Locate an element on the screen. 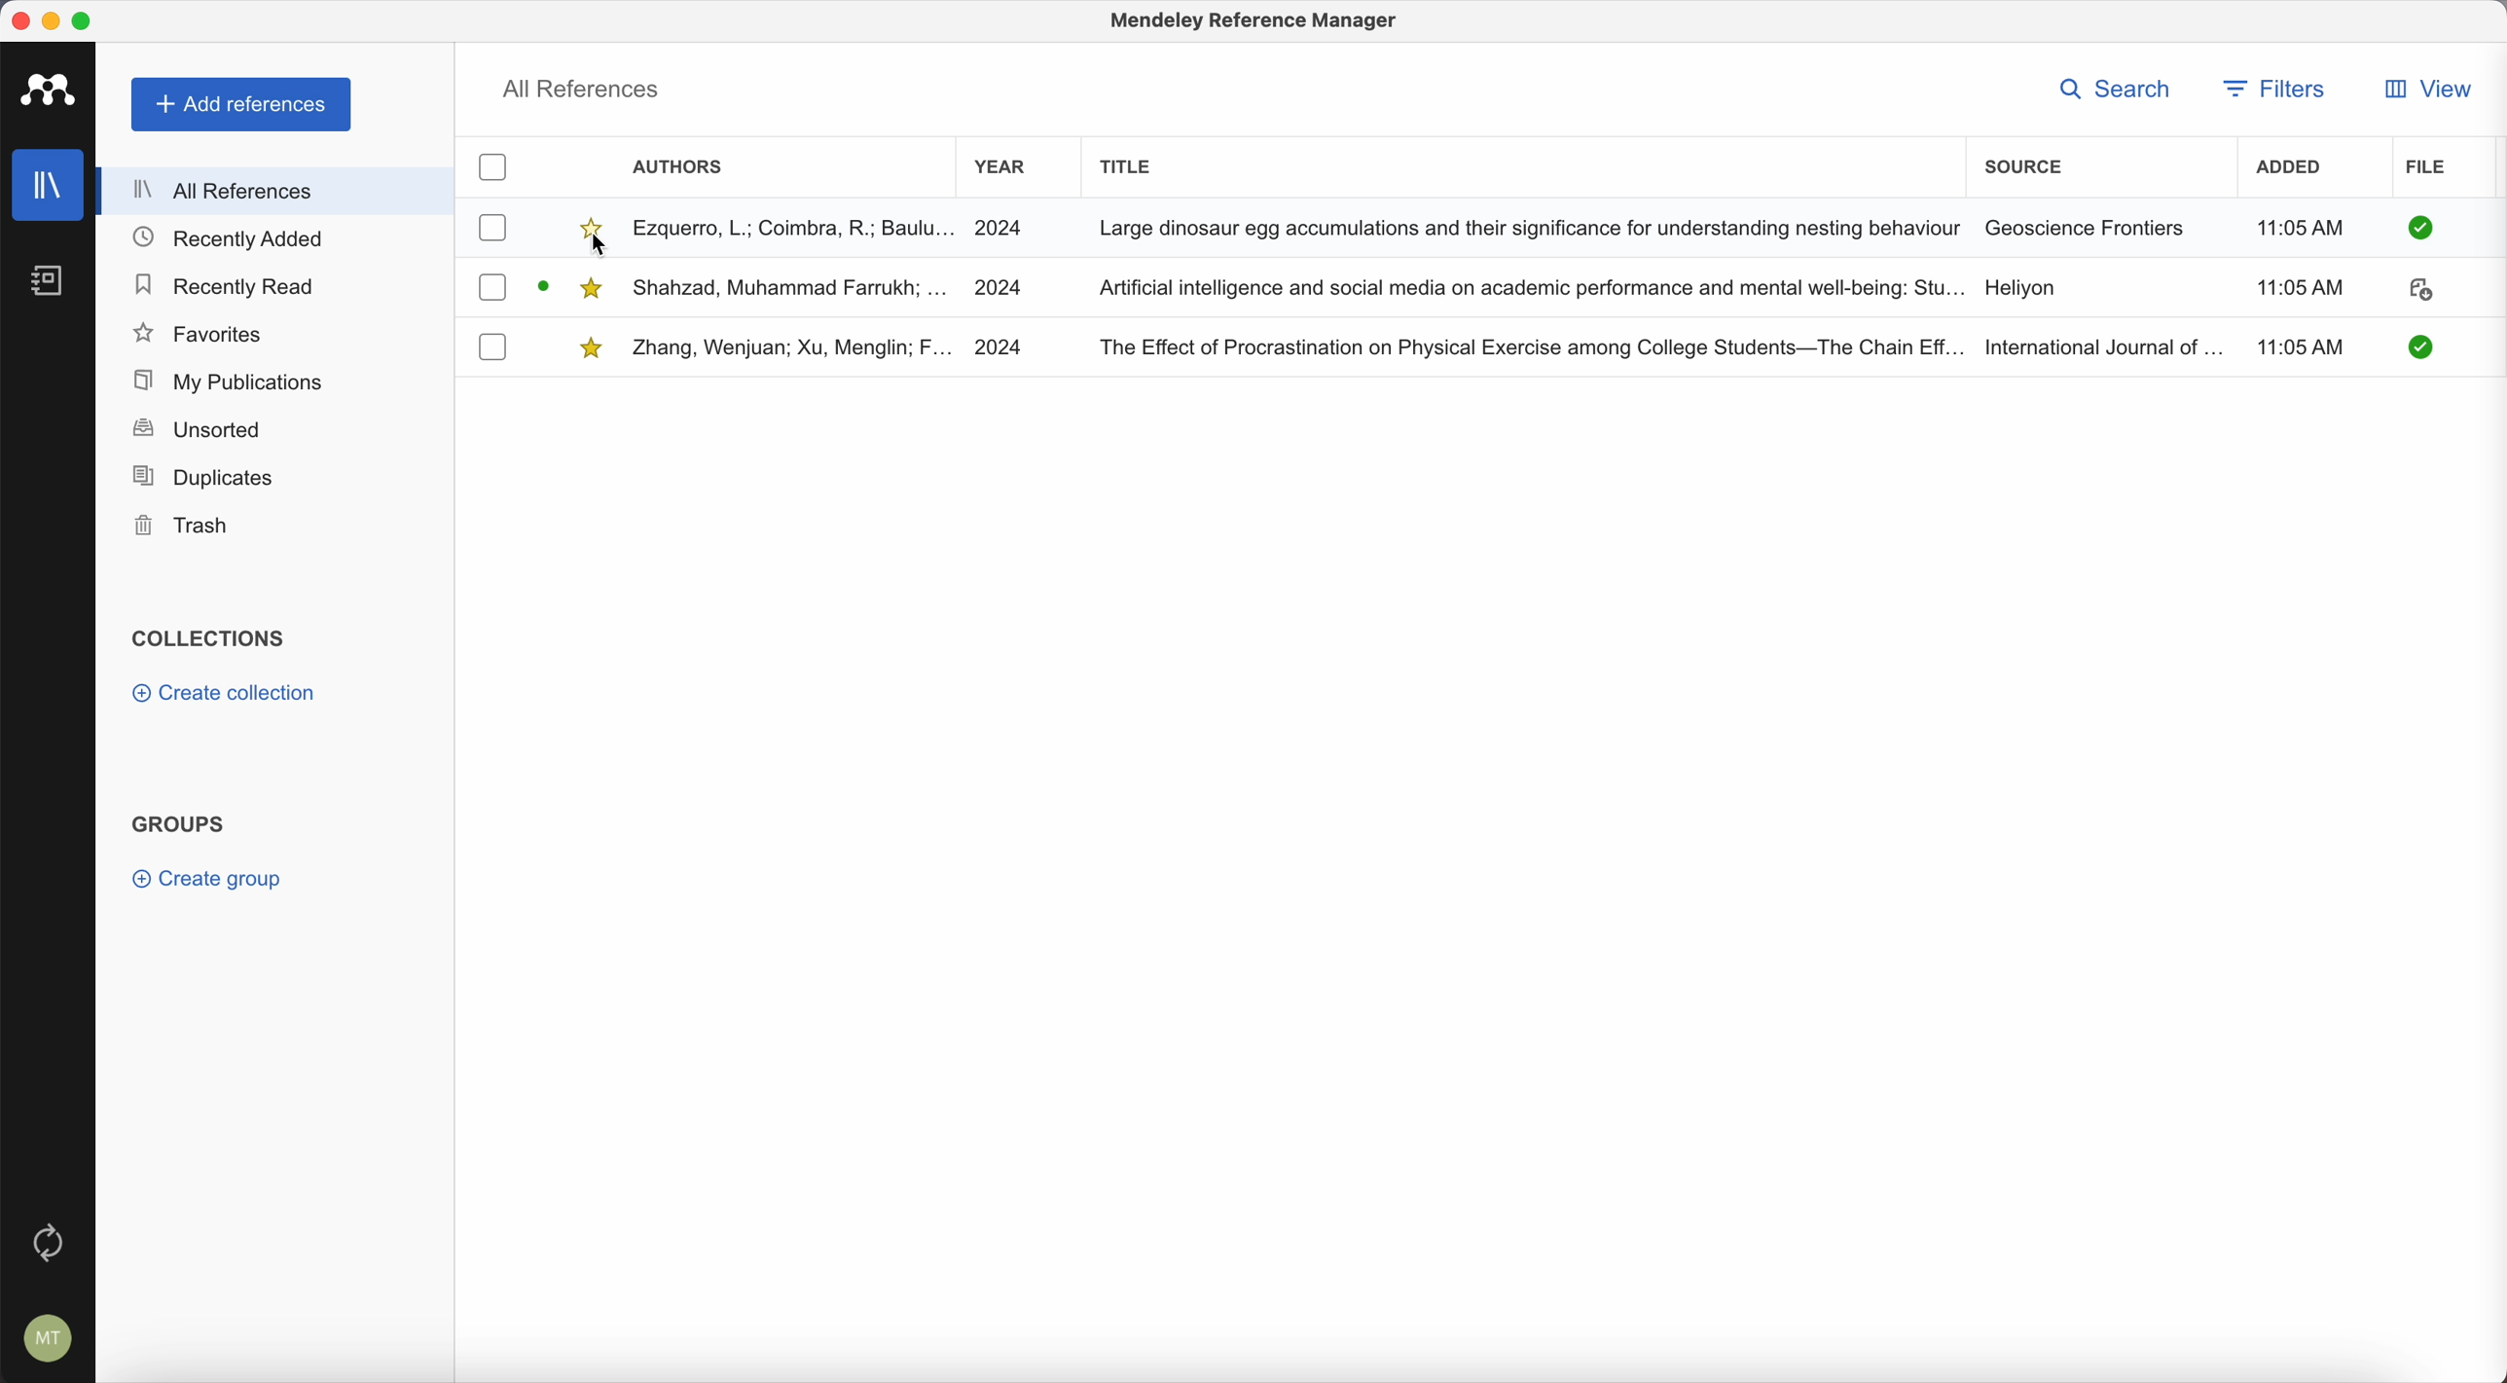 The image size is (2507, 1383). International Journal of... is located at coordinates (2103, 345).